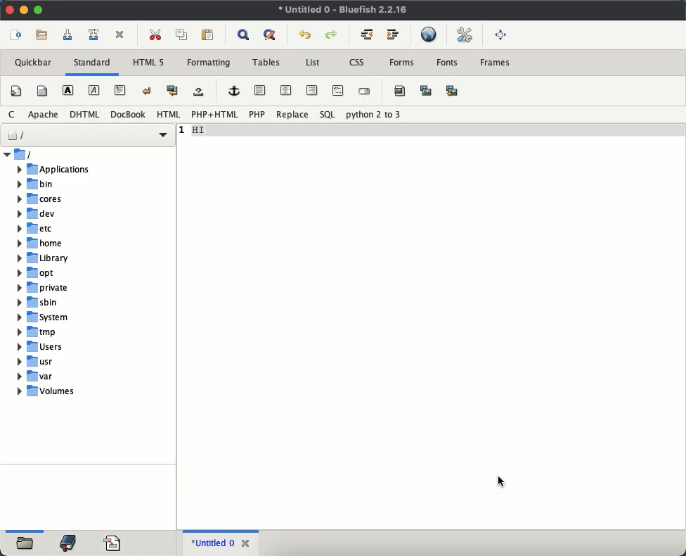  I want to click on emphasis, so click(94, 90).